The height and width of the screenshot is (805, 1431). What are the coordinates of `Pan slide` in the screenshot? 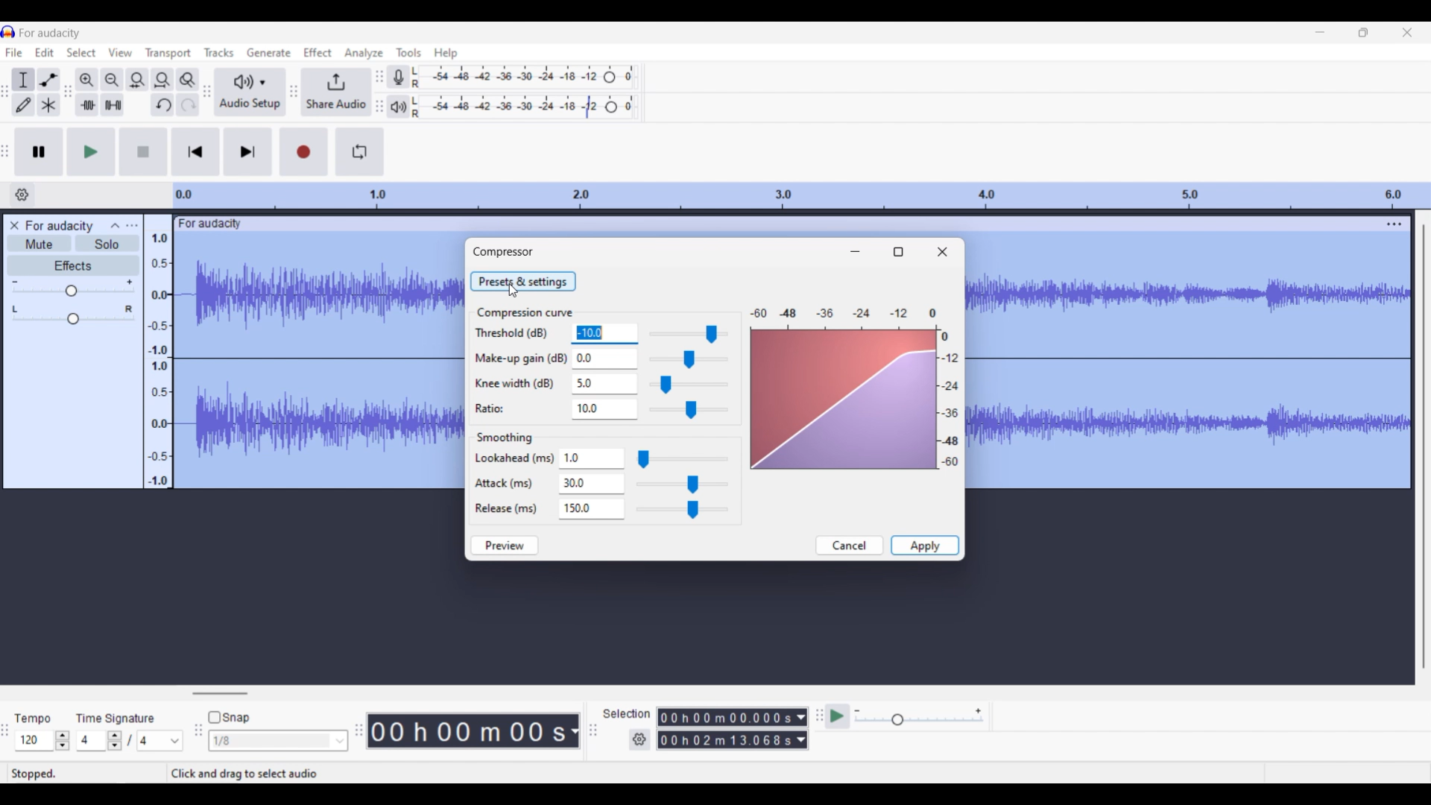 It's located at (73, 315).